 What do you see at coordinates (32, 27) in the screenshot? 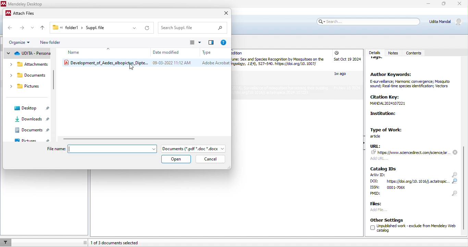
I see `drop down` at bounding box center [32, 27].